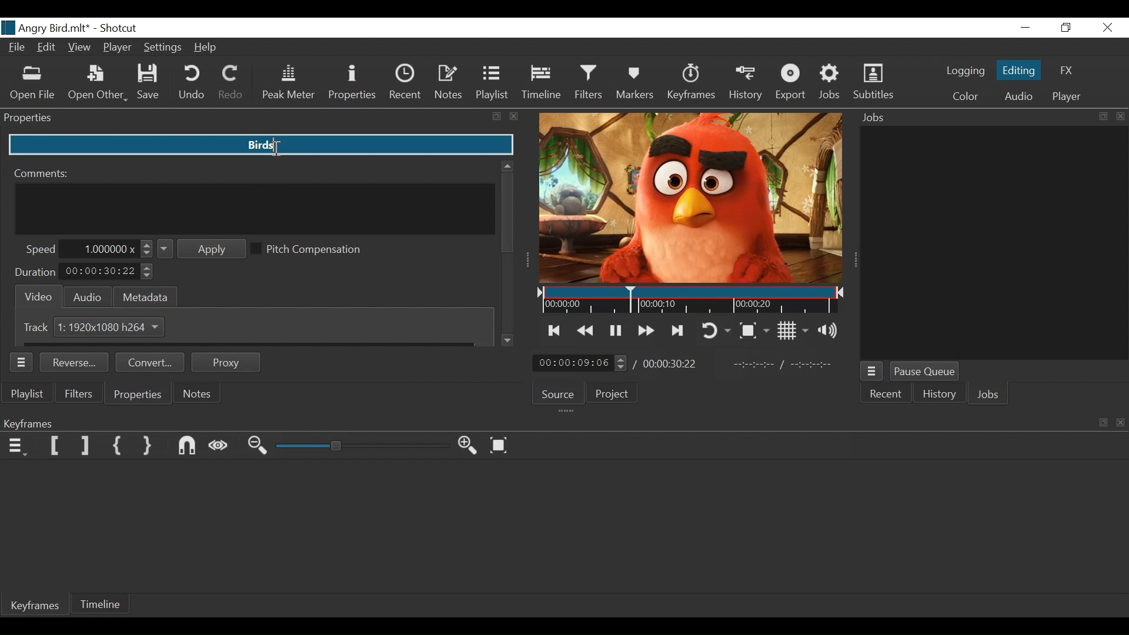 This screenshot has width=1129, height=635. What do you see at coordinates (163, 48) in the screenshot?
I see `Settings` at bounding box center [163, 48].